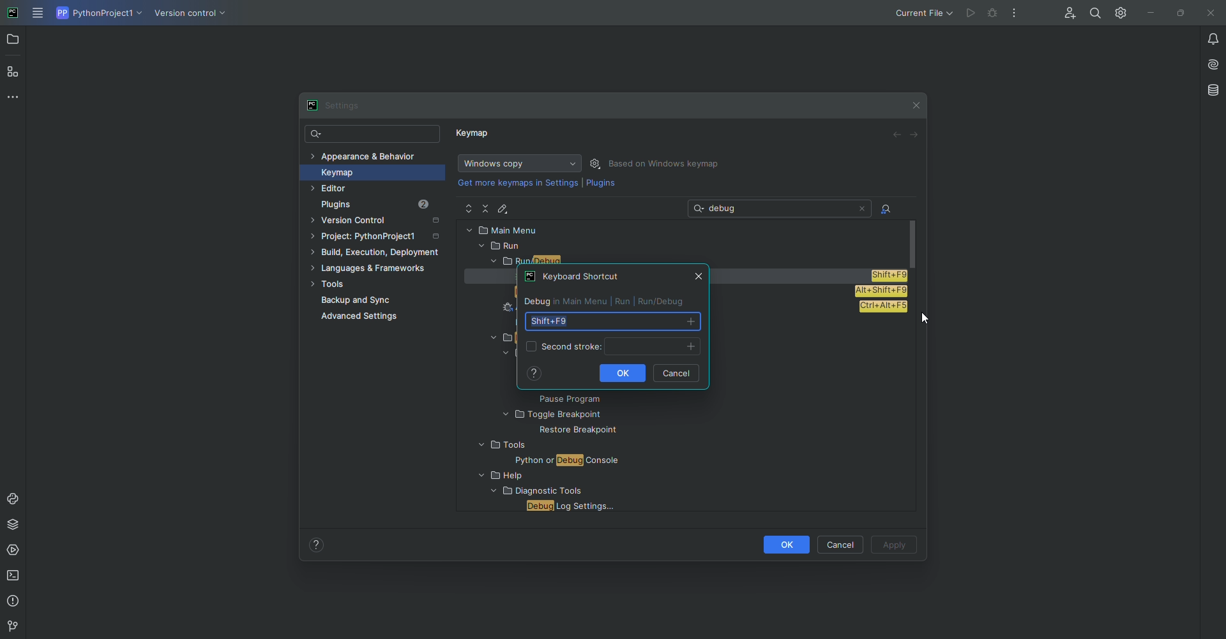 Image resolution: width=1226 pixels, height=639 pixels. I want to click on Apply, so click(895, 546).